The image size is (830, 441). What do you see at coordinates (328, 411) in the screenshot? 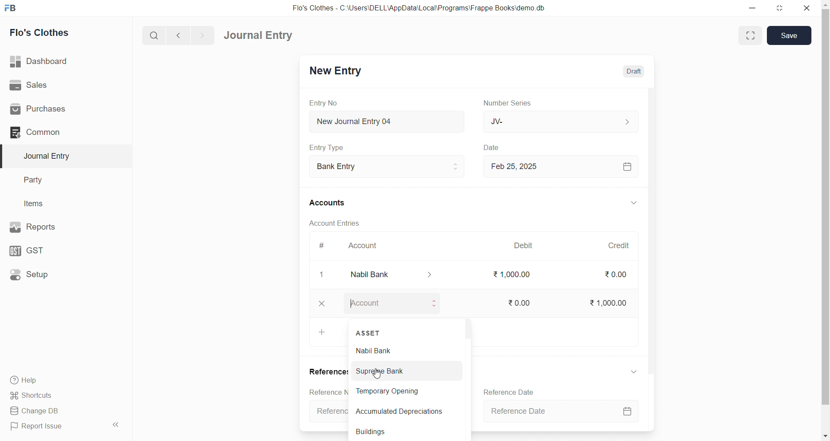
I see `Reference Number` at bounding box center [328, 411].